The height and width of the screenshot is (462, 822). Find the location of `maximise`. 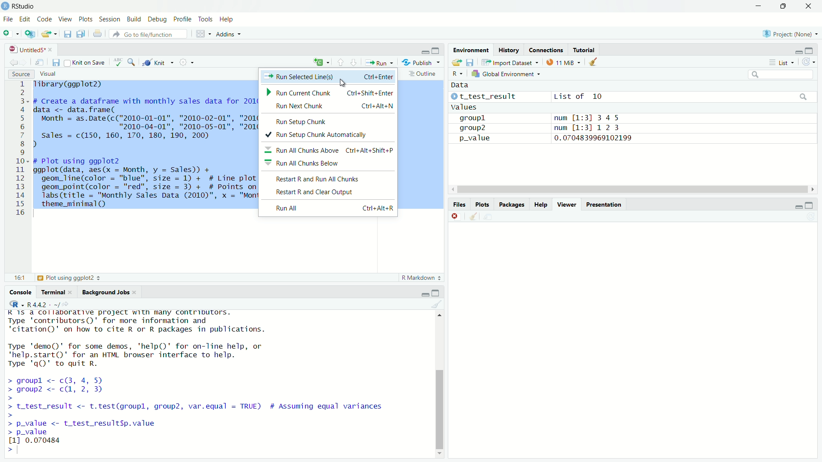

maximise is located at coordinates (810, 50).